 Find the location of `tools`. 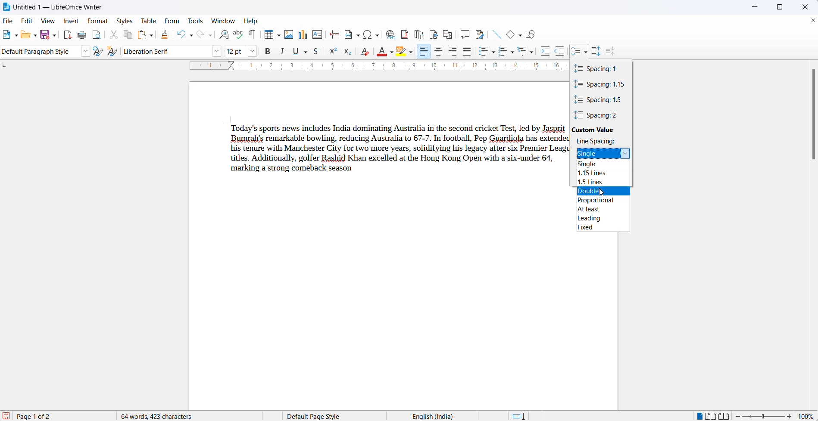

tools is located at coordinates (197, 21).